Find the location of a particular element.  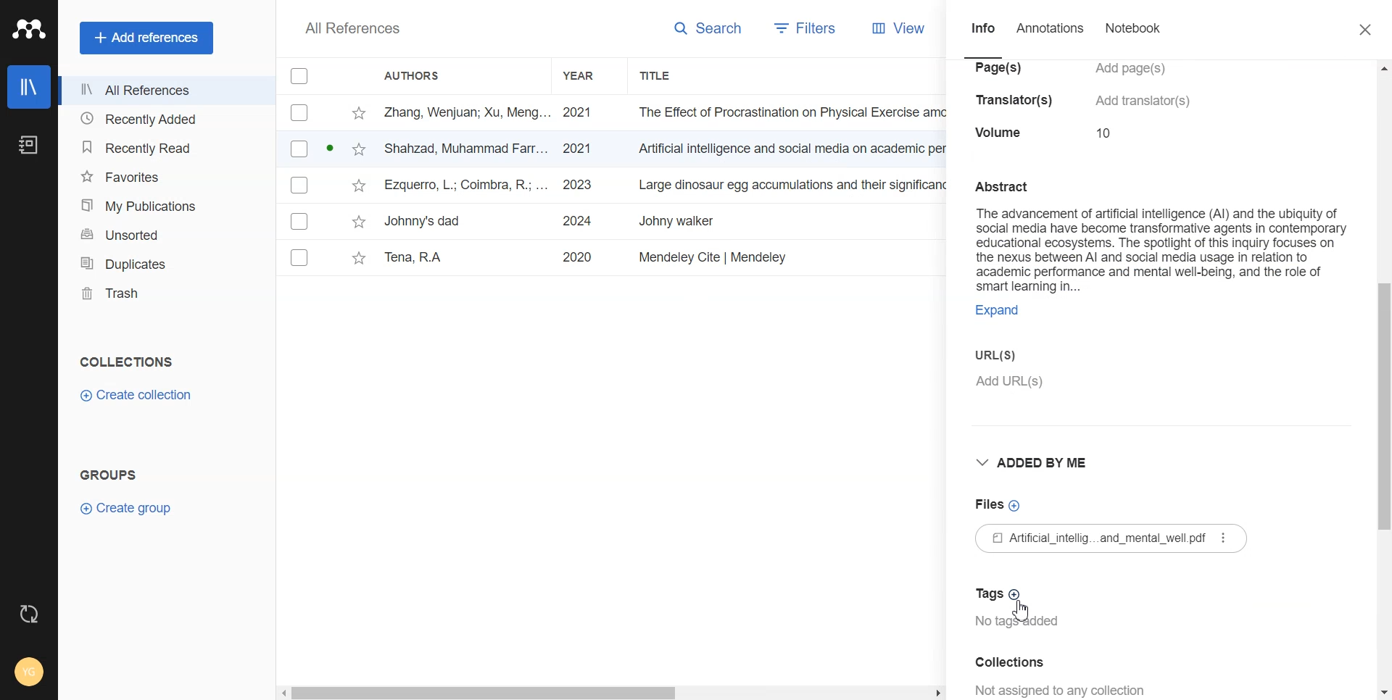

All References is located at coordinates (354, 28).